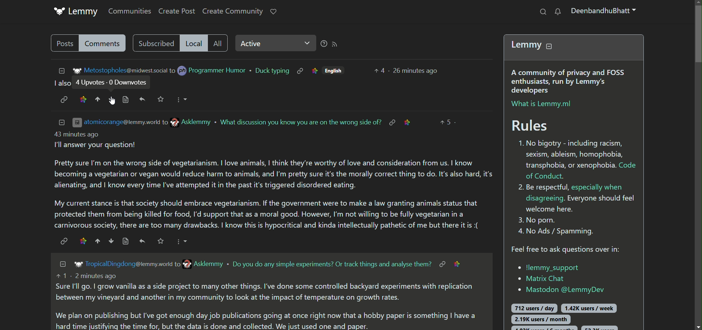 The height and width of the screenshot is (330, 702). What do you see at coordinates (61, 264) in the screenshot?
I see `minimize` at bounding box center [61, 264].